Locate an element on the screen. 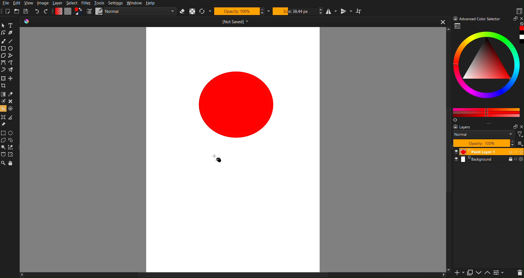  Filter is located at coordinates (86, 4).